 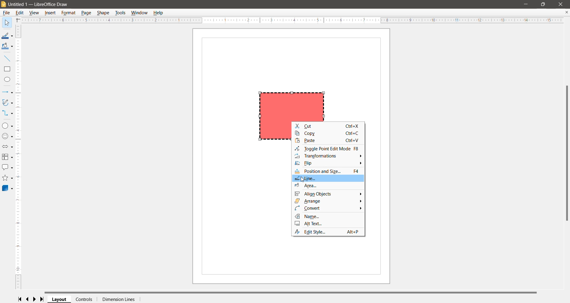 I want to click on Close Document, so click(x=566, y=12).